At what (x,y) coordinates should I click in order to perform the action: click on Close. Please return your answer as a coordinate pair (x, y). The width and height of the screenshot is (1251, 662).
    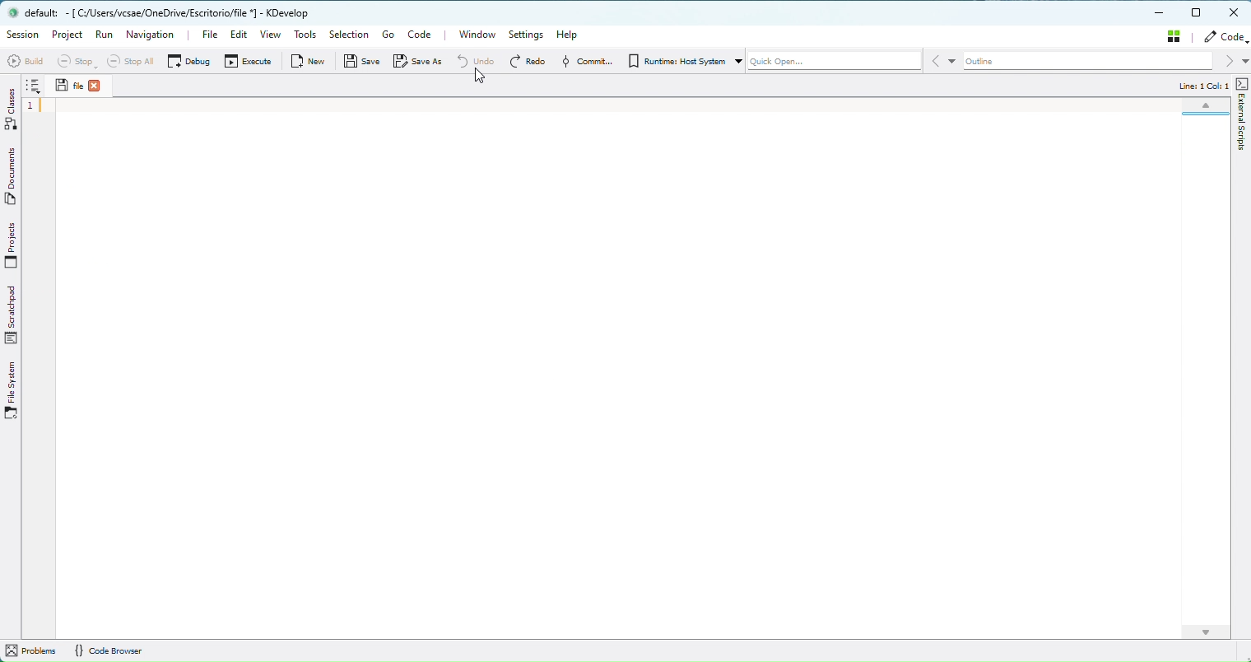
    Looking at the image, I should click on (1233, 11).